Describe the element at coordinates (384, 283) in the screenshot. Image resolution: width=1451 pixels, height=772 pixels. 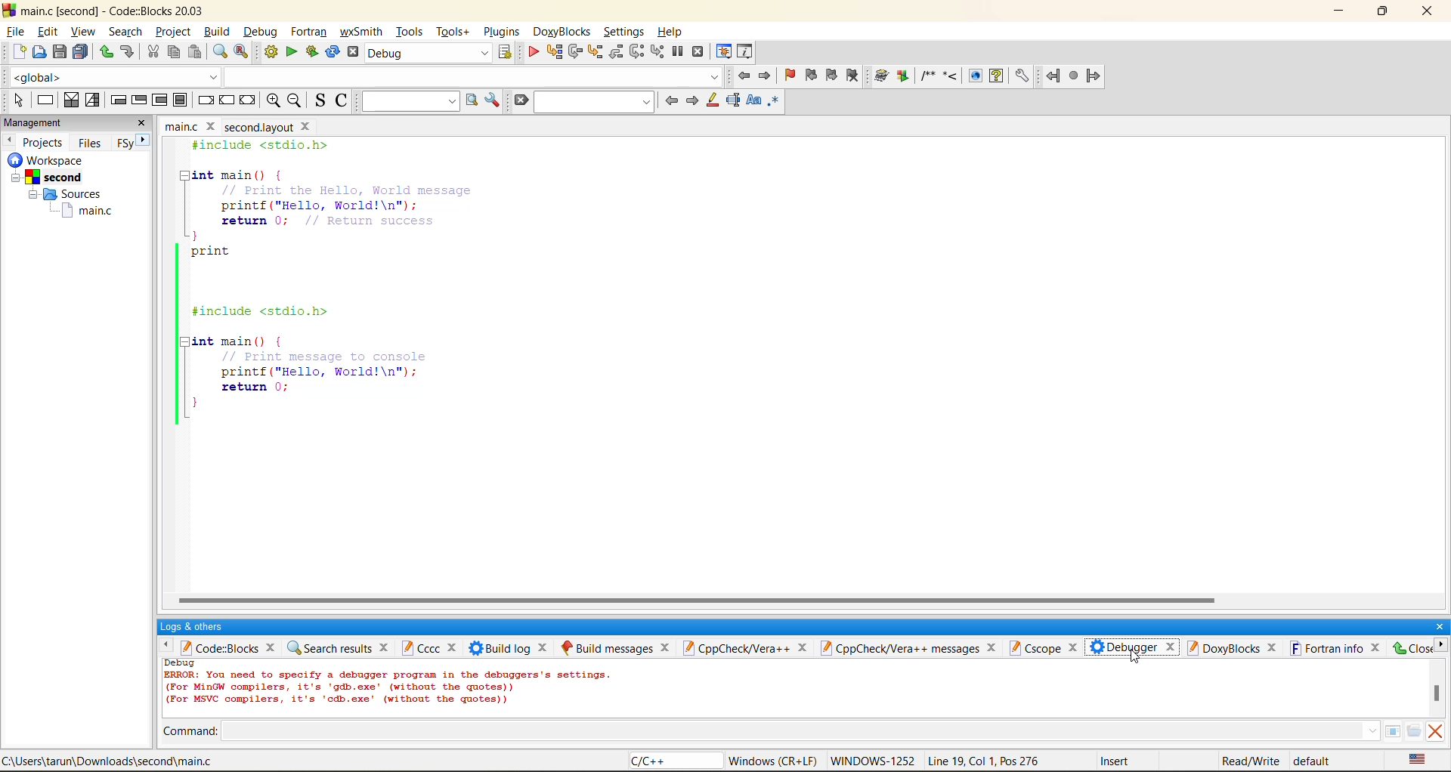
I see `code editor` at that location.